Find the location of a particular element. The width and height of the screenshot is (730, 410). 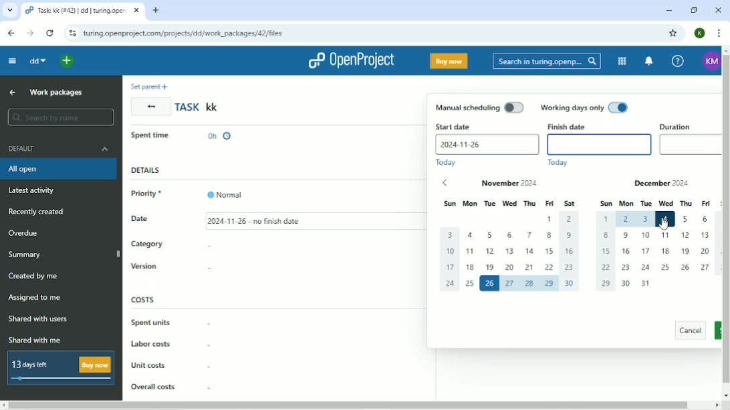

Up is located at coordinates (13, 92).